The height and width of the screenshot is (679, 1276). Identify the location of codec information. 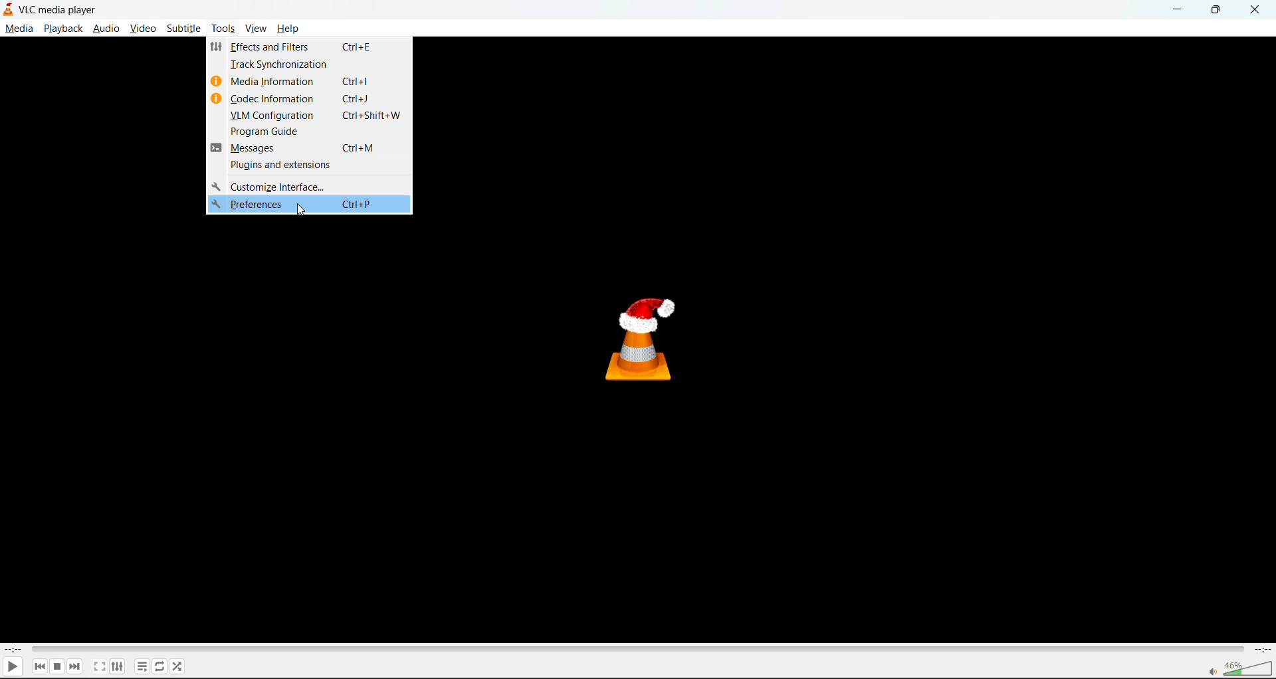
(274, 98).